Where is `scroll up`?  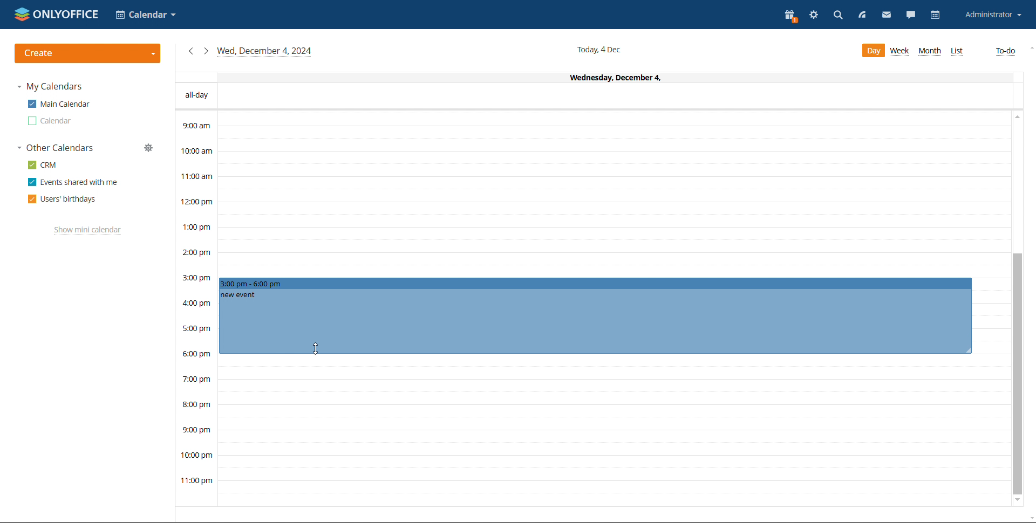 scroll up is located at coordinates (1016, 119).